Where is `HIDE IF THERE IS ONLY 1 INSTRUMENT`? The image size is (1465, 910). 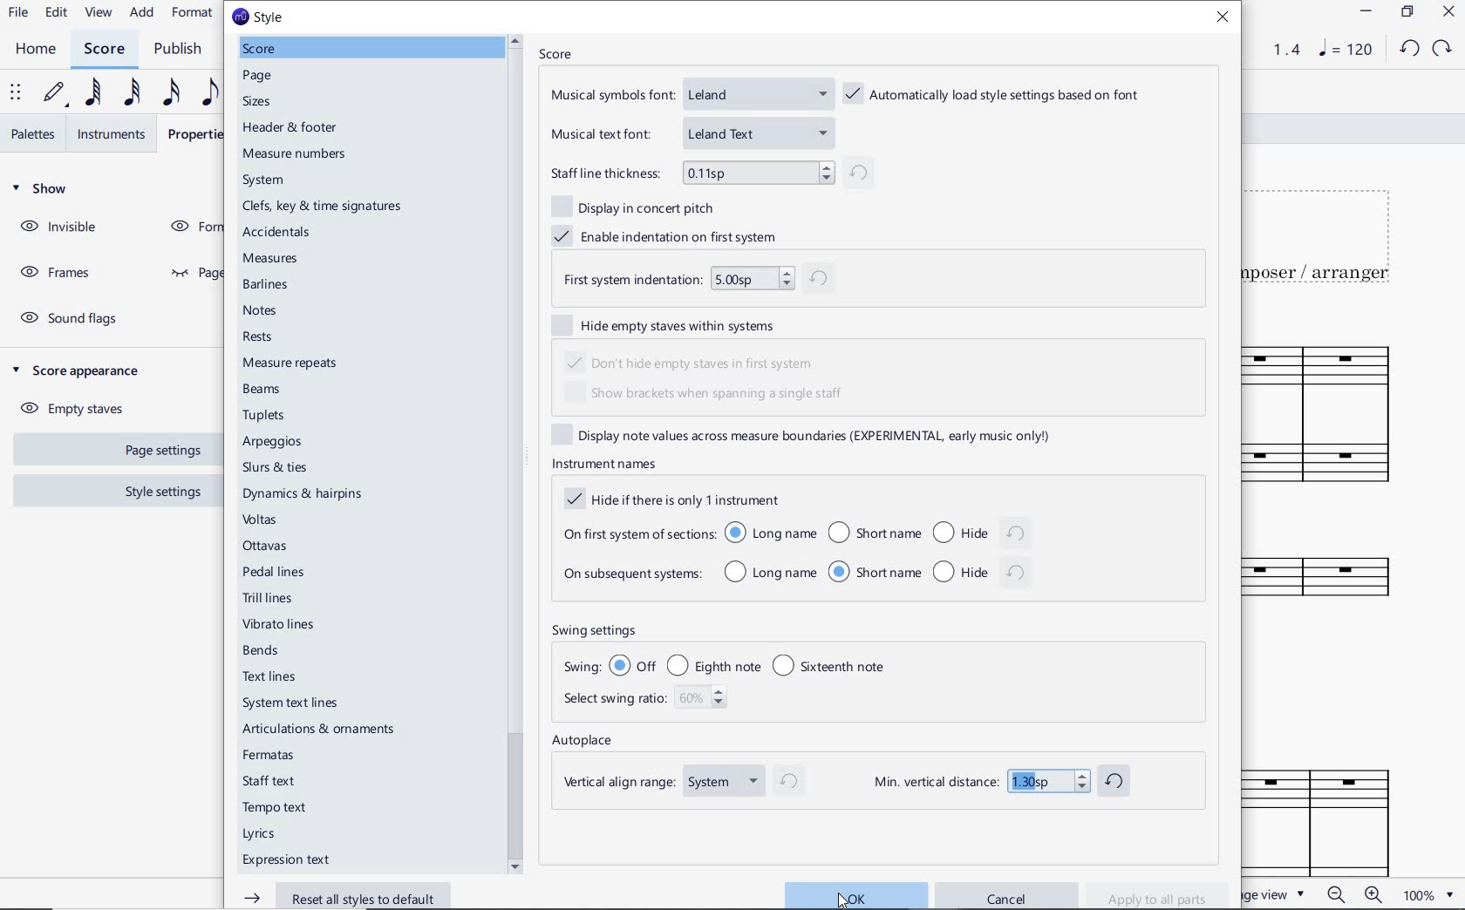 HIDE IF THERE IS ONLY 1 INSTRUMENT is located at coordinates (669, 499).